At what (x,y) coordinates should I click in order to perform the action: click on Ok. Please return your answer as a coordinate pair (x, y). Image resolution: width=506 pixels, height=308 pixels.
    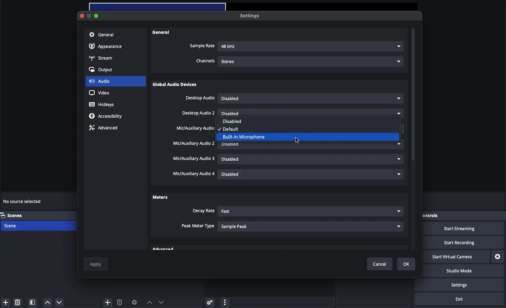
    Looking at the image, I should click on (406, 264).